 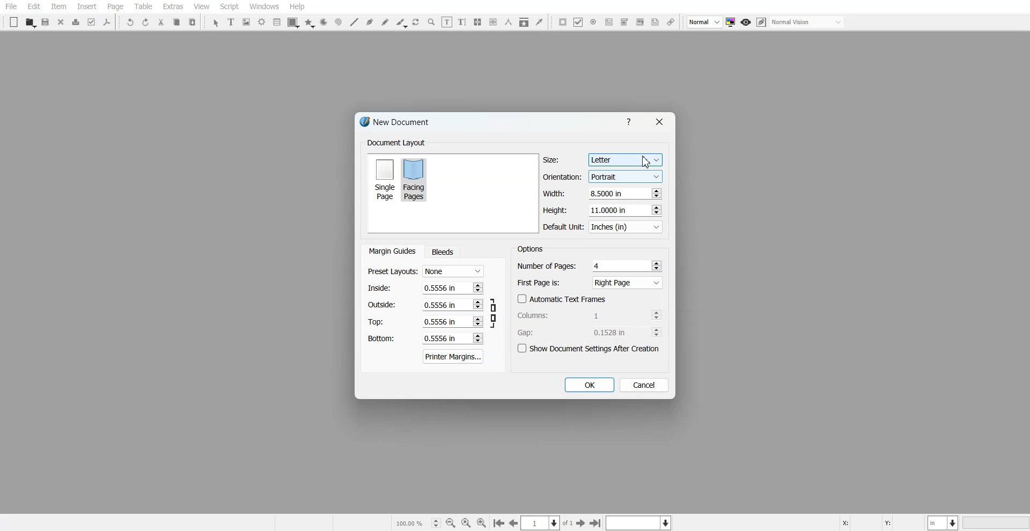 I want to click on Close, so click(x=658, y=122).